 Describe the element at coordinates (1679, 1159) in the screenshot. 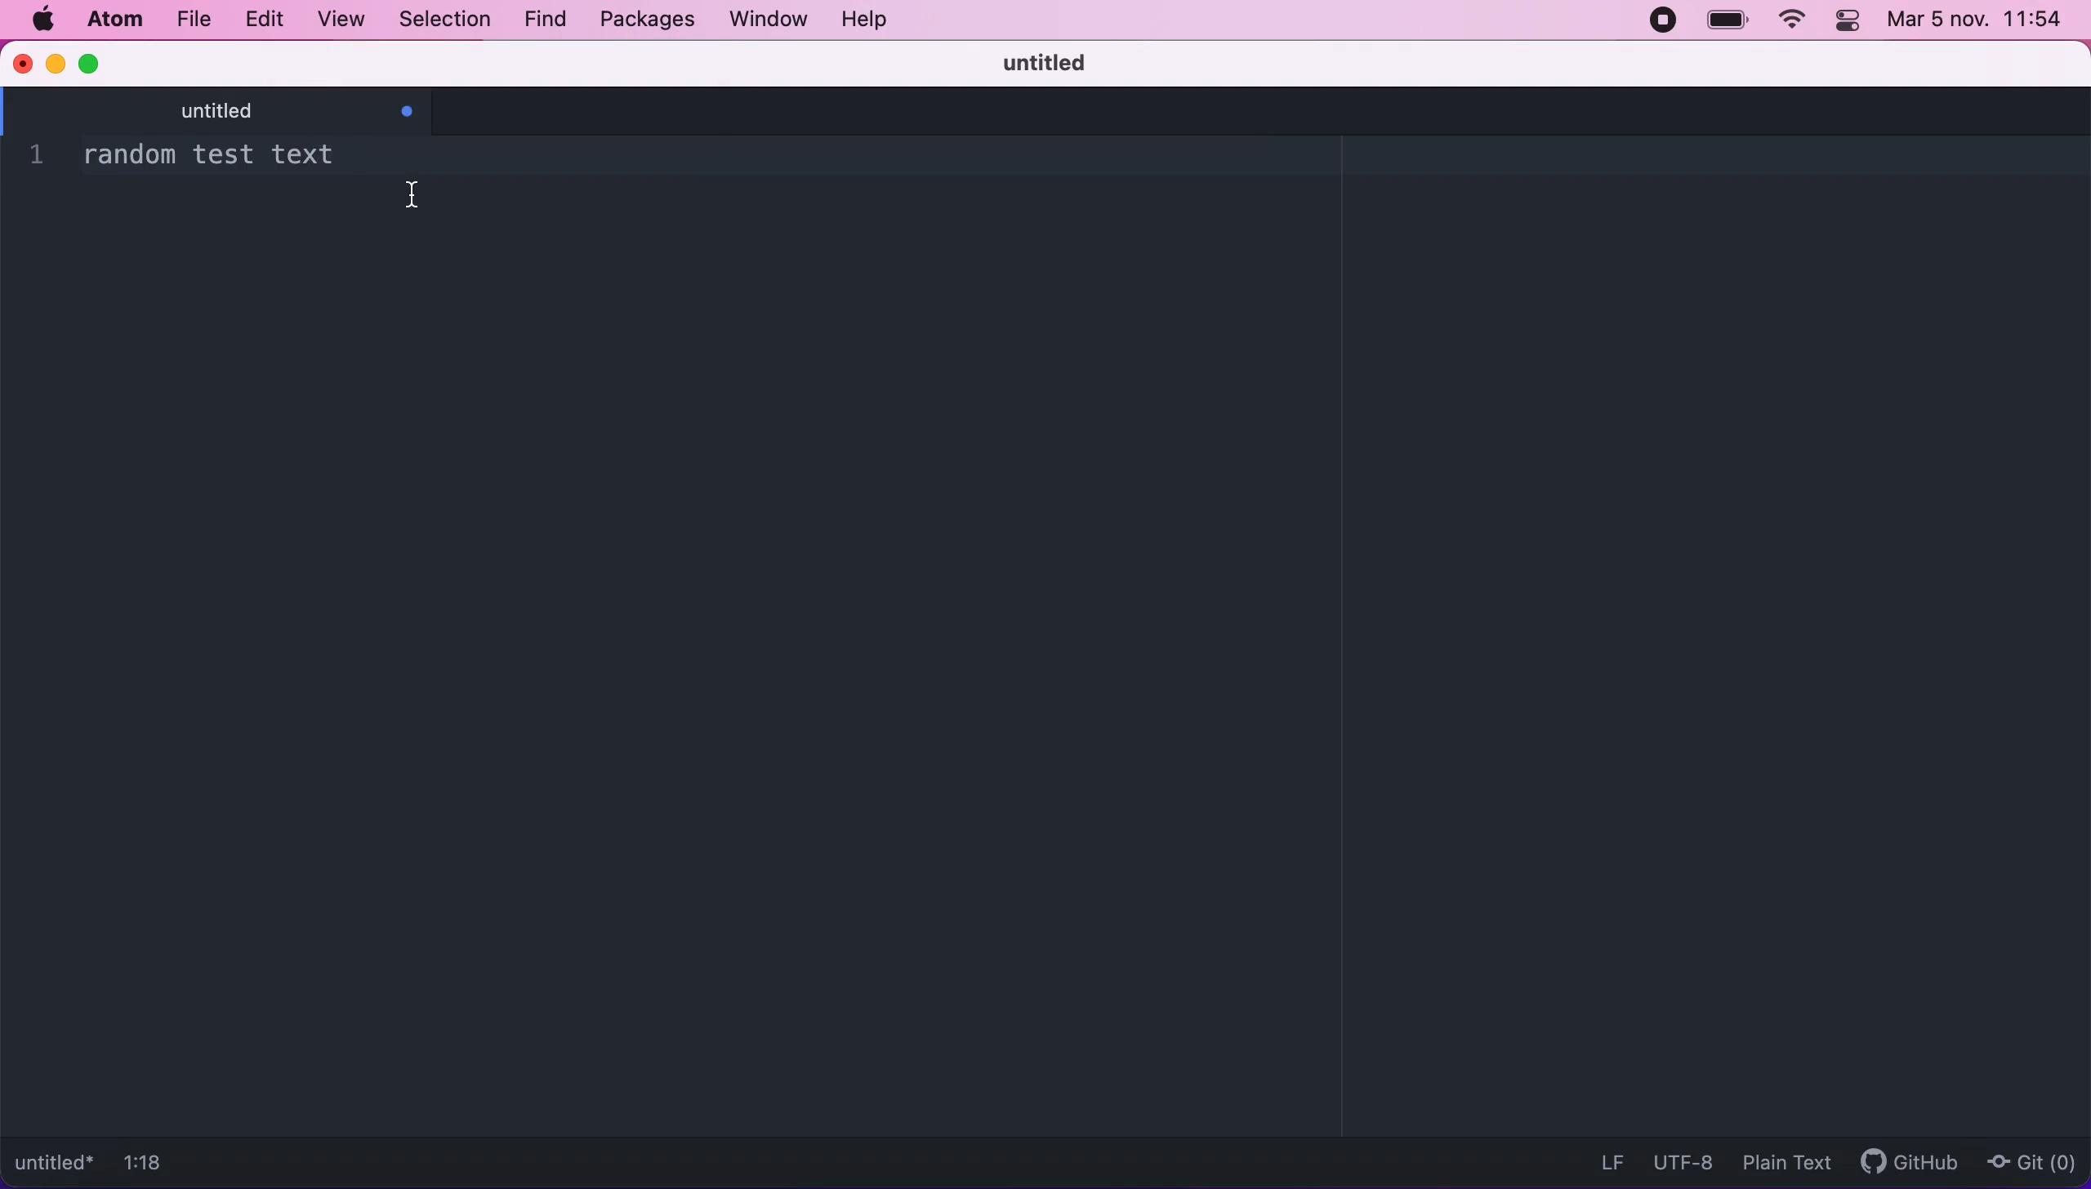

I see `UTF-8` at that location.